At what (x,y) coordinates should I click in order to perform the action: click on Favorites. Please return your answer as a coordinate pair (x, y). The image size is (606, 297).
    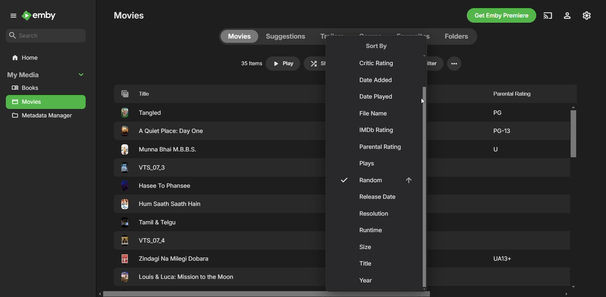
    Looking at the image, I should click on (412, 36).